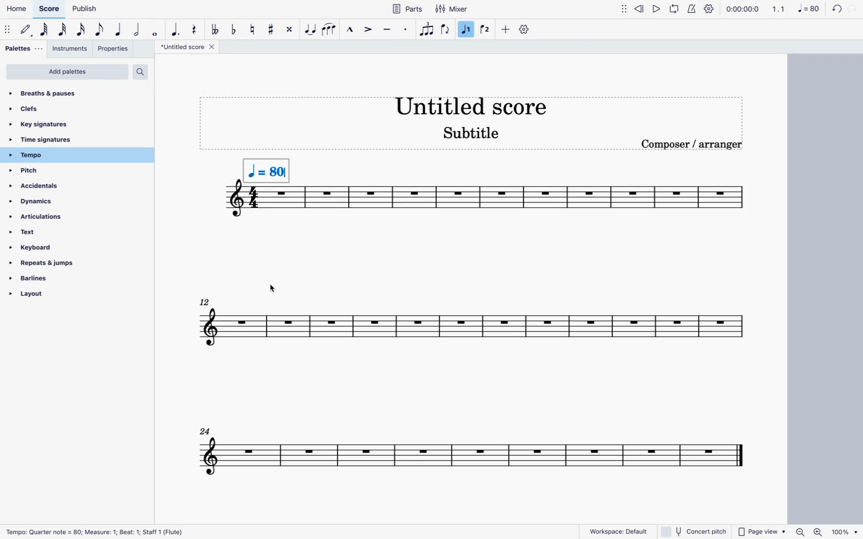 This screenshot has height=539, width=863. What do you see at coordinates (279, 198) in the screenshot?
I see `selected score` at bounding box center [279, 198].